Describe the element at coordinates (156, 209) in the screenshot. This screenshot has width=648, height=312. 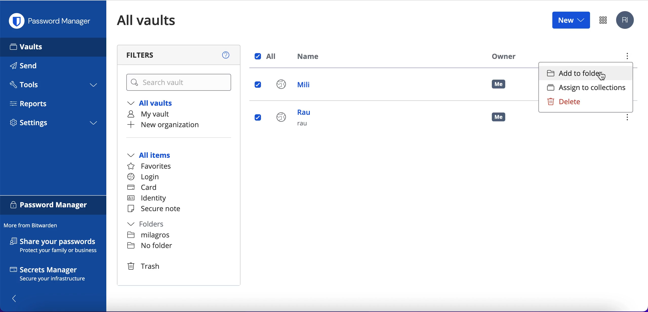
I see `secure note` at that location.